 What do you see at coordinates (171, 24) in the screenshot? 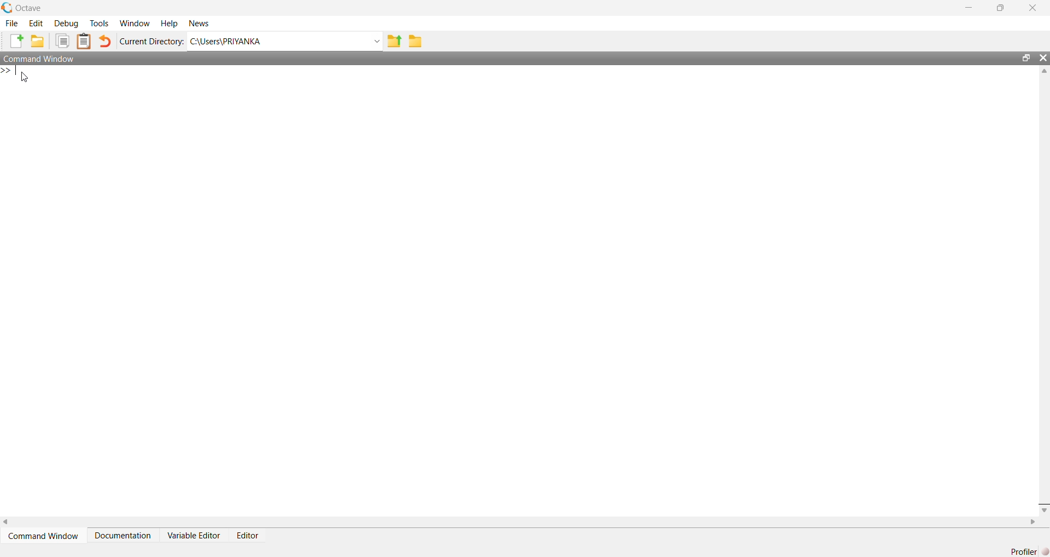
I see `help` at bounding box center [171, 24].